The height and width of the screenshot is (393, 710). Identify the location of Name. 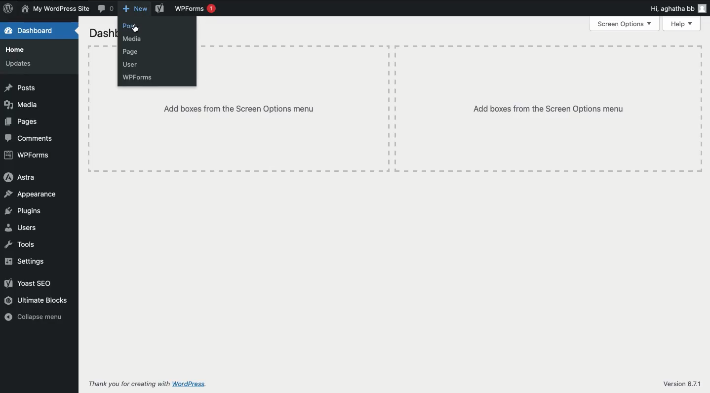
(55, 9).